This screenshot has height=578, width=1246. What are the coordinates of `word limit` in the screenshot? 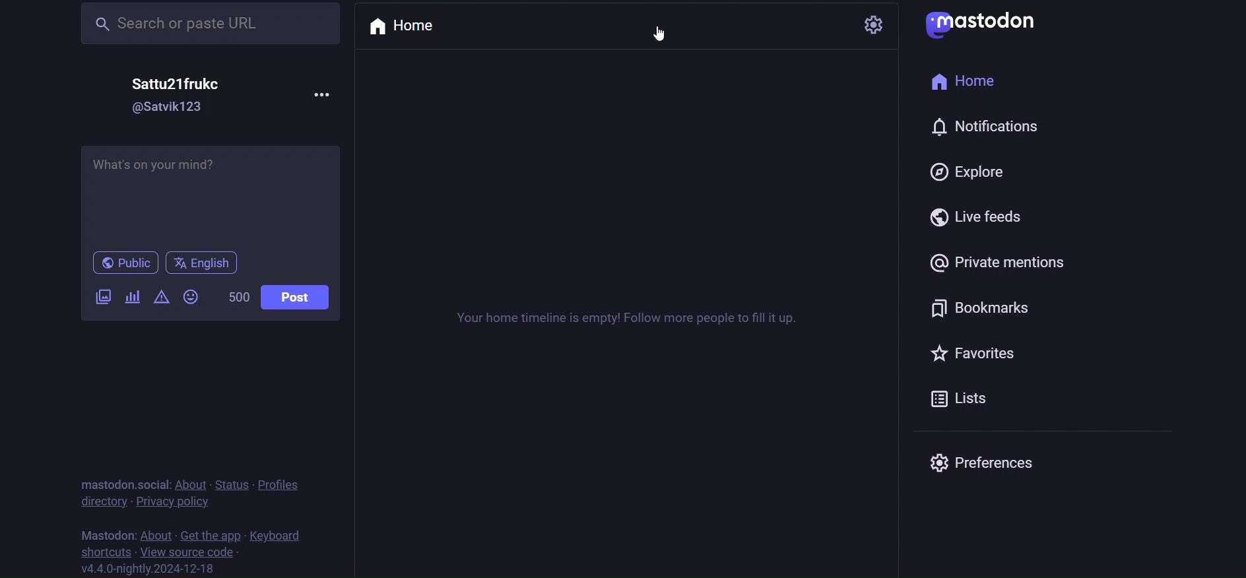 It's located at (242, 295).